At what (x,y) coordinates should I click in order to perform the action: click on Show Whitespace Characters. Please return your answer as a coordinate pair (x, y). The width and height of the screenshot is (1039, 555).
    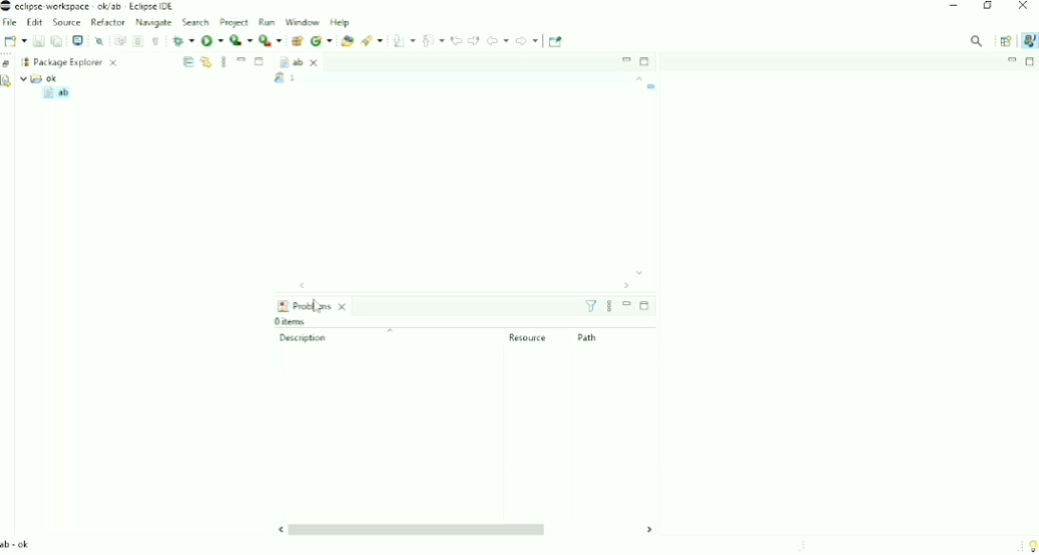
    Looking at the image, I should click on (156, 42).